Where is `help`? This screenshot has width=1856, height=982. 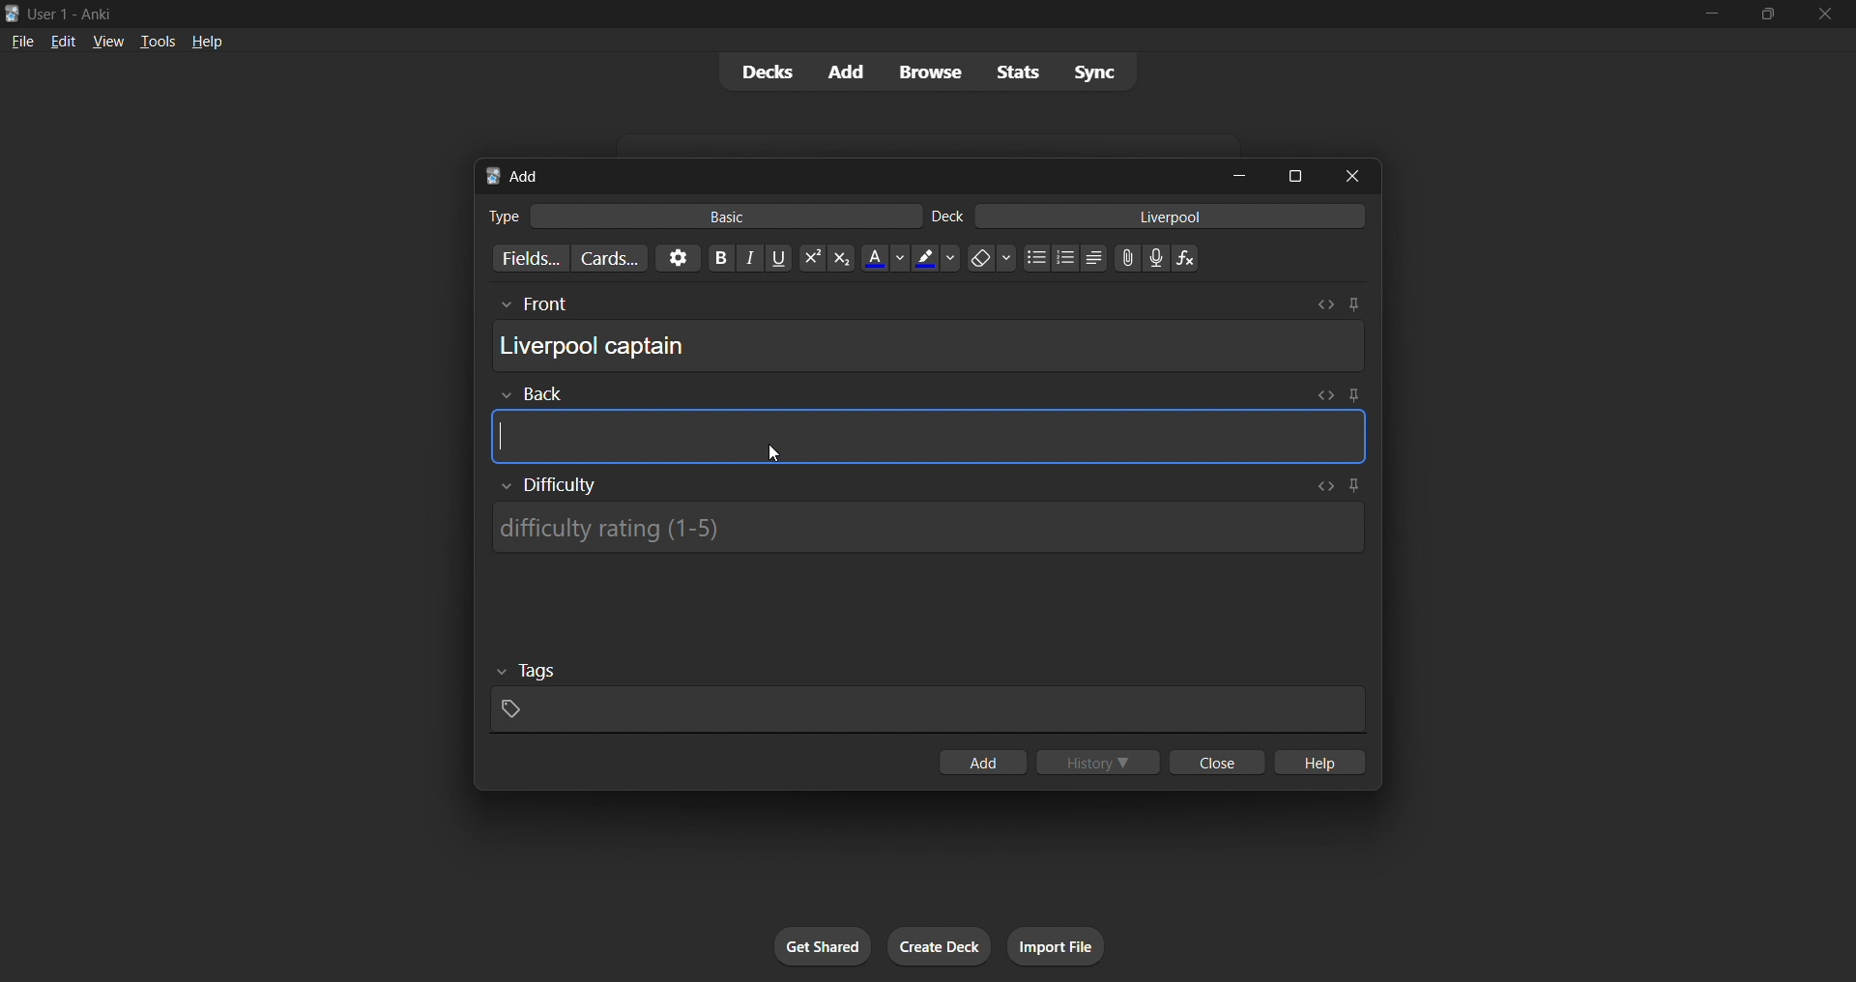 help is located at coordinates (1318, 762).